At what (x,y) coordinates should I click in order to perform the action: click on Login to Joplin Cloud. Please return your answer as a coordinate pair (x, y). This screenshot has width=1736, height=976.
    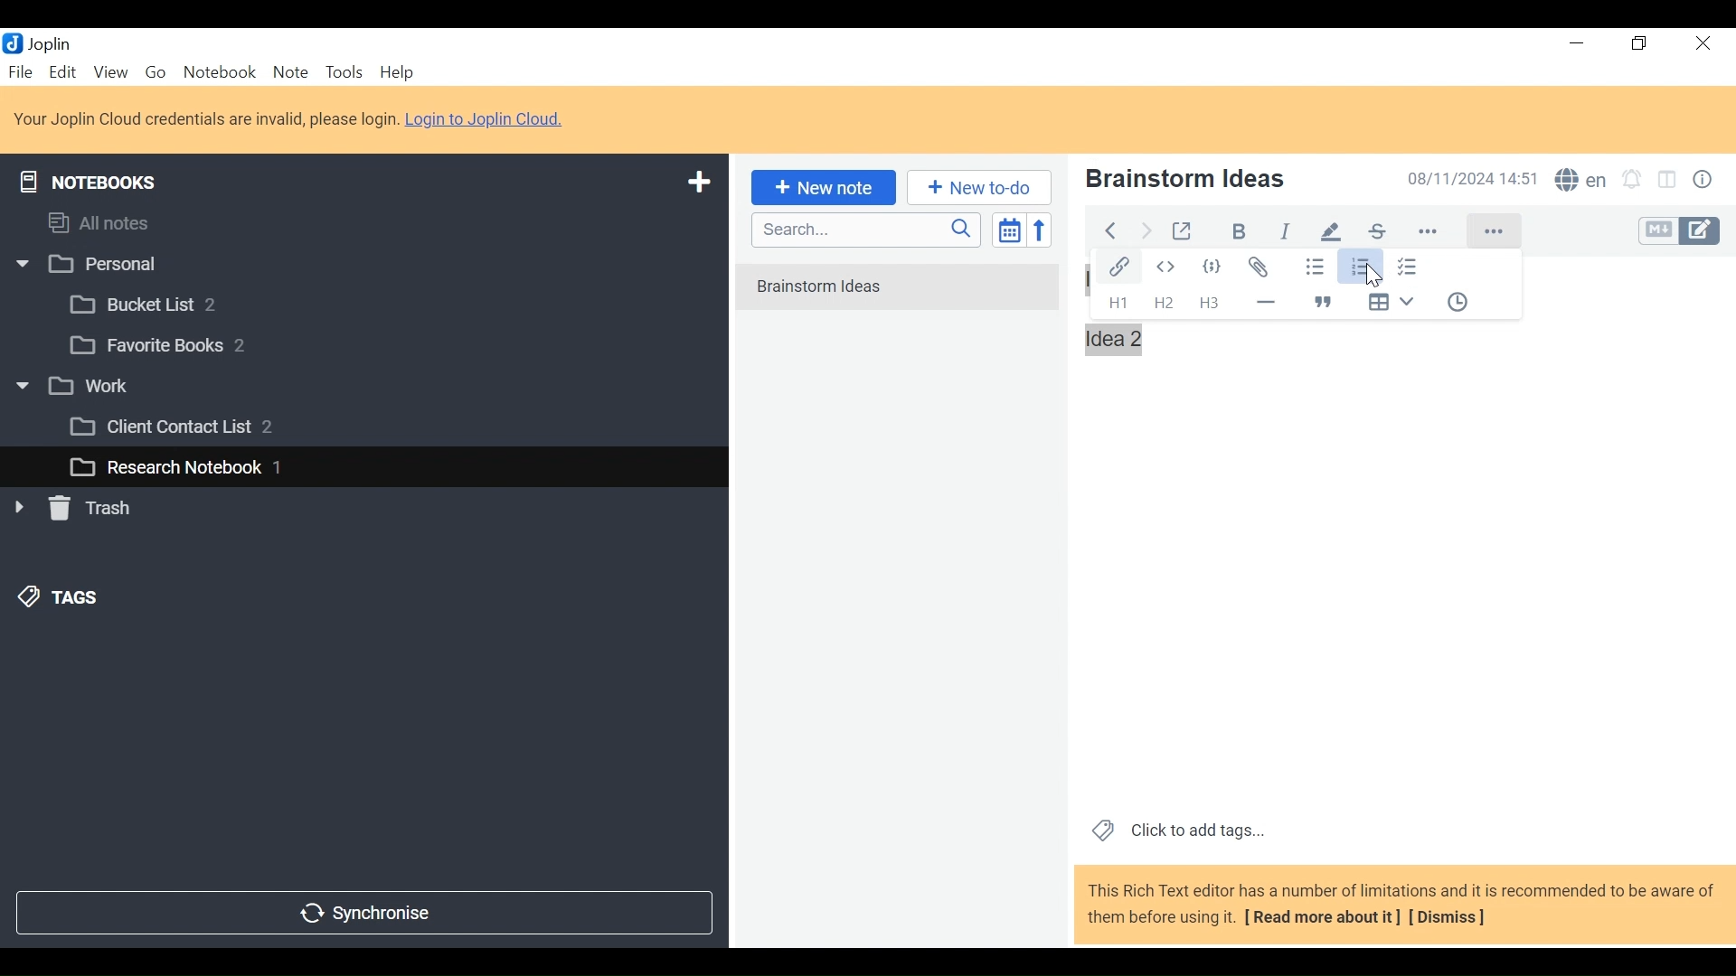
    Looking at the image, I should click on (490, 119).